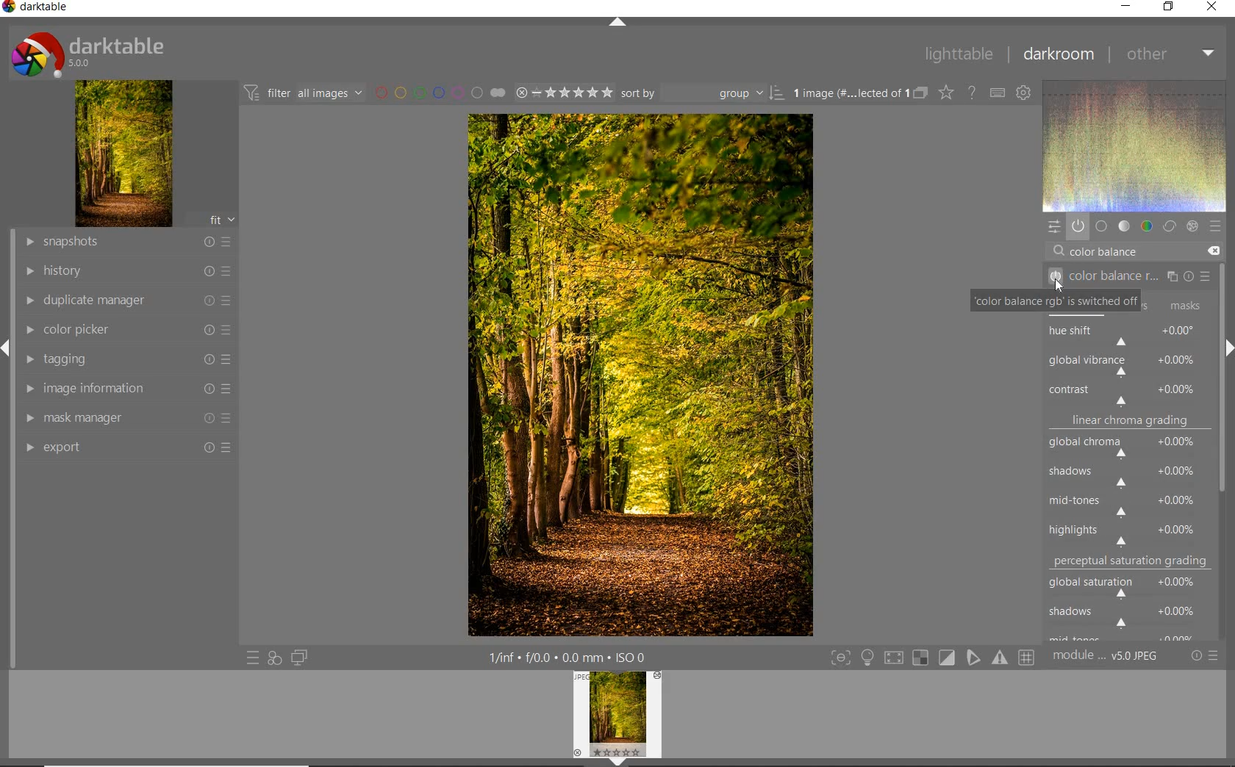  What do you see at coordinates (1131, 449) in the screenshot?
I see `global chroma` at bounding box center [1131, 449].